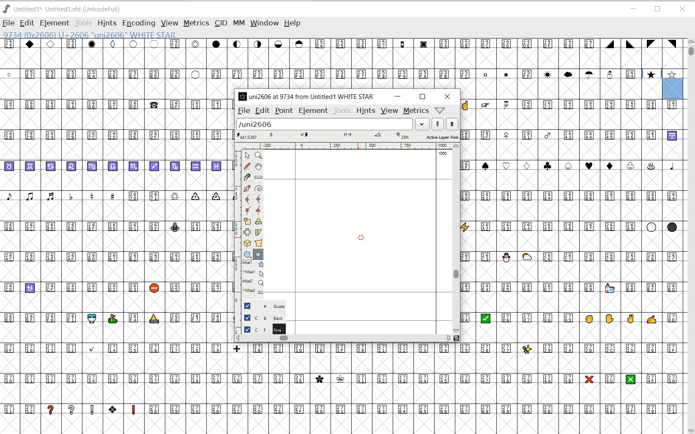 Image resolution: width=695 pixels, height=434 pixels. Describe the element at coordinates (221, 24) in the screenshot. I see `CID` at that location.